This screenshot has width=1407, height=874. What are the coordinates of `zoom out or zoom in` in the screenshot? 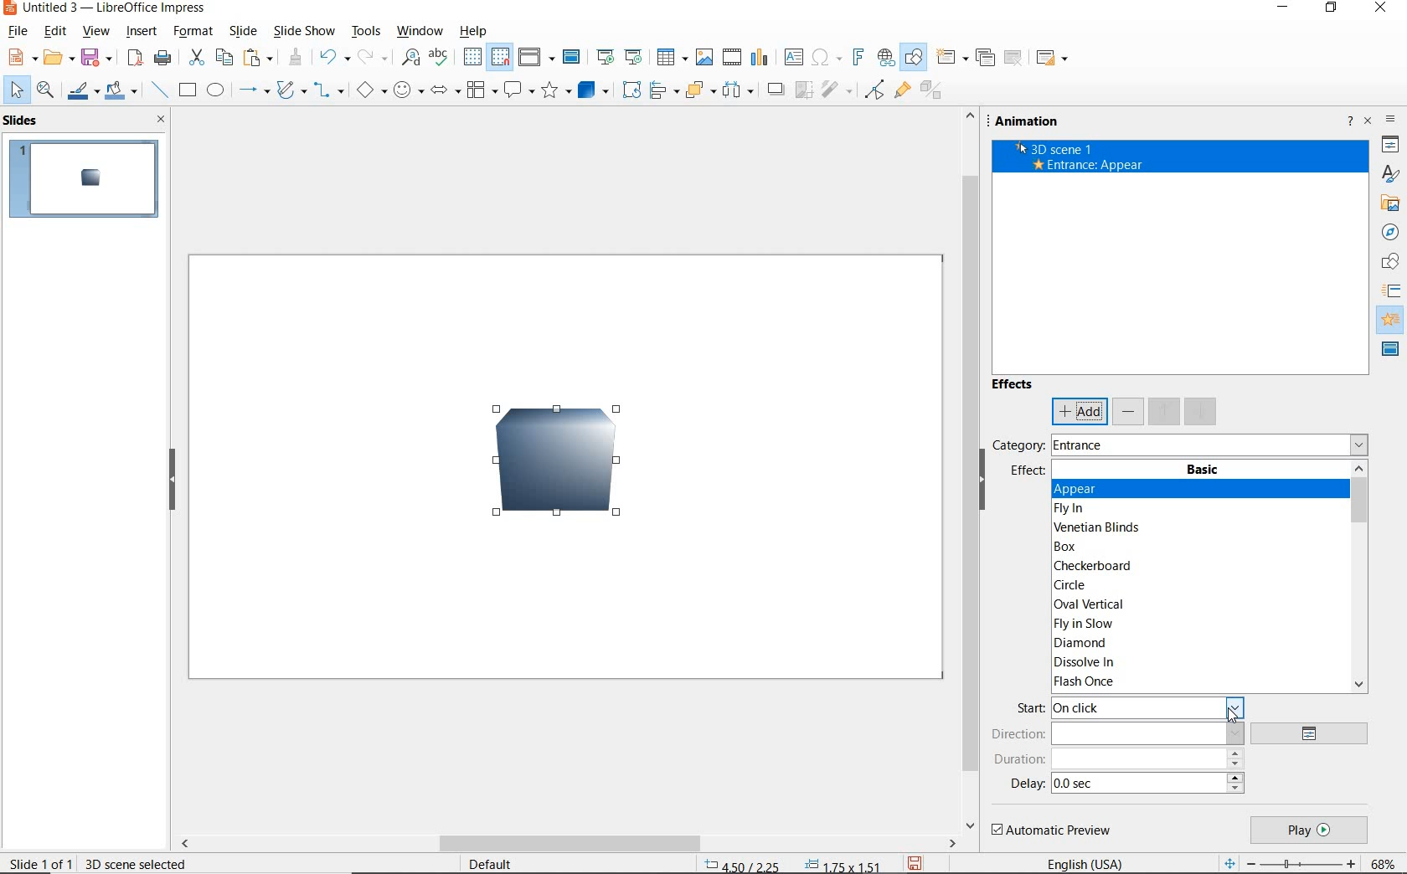 It's located at (1287, 862).